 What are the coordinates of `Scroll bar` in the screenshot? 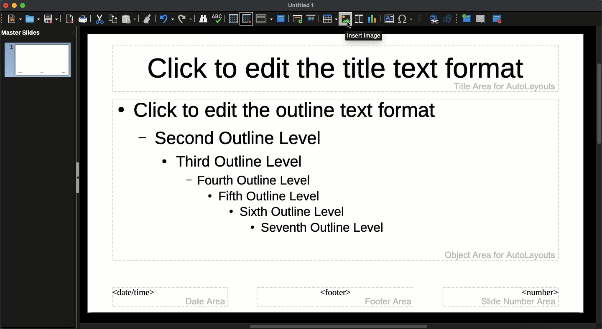 It's located at (598, 104).